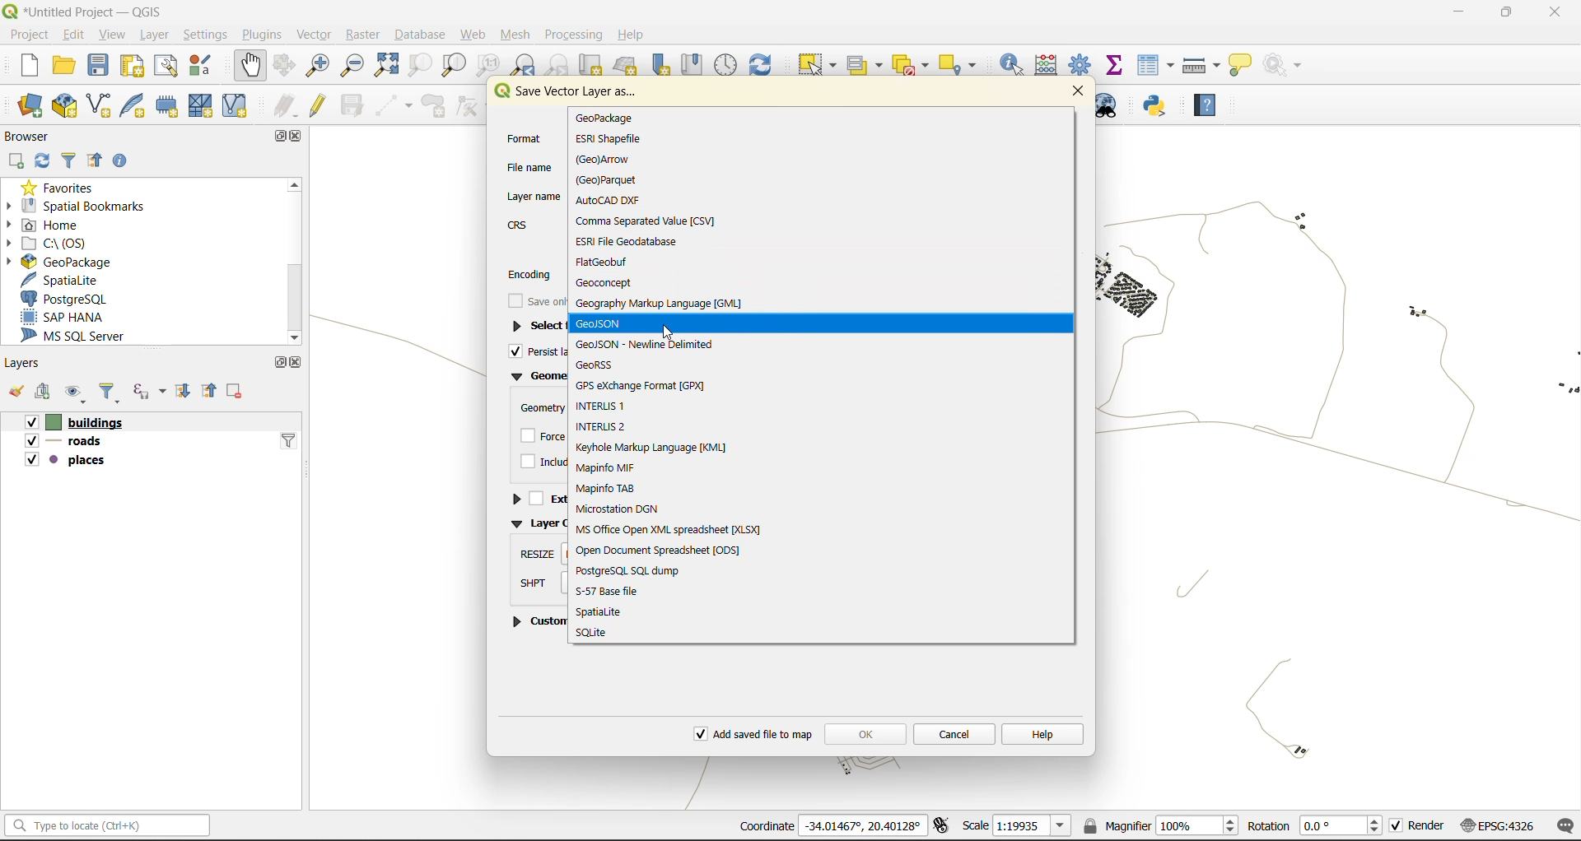 The image size is (1581, 841). I want to click on measure line, so click(1201, 67).